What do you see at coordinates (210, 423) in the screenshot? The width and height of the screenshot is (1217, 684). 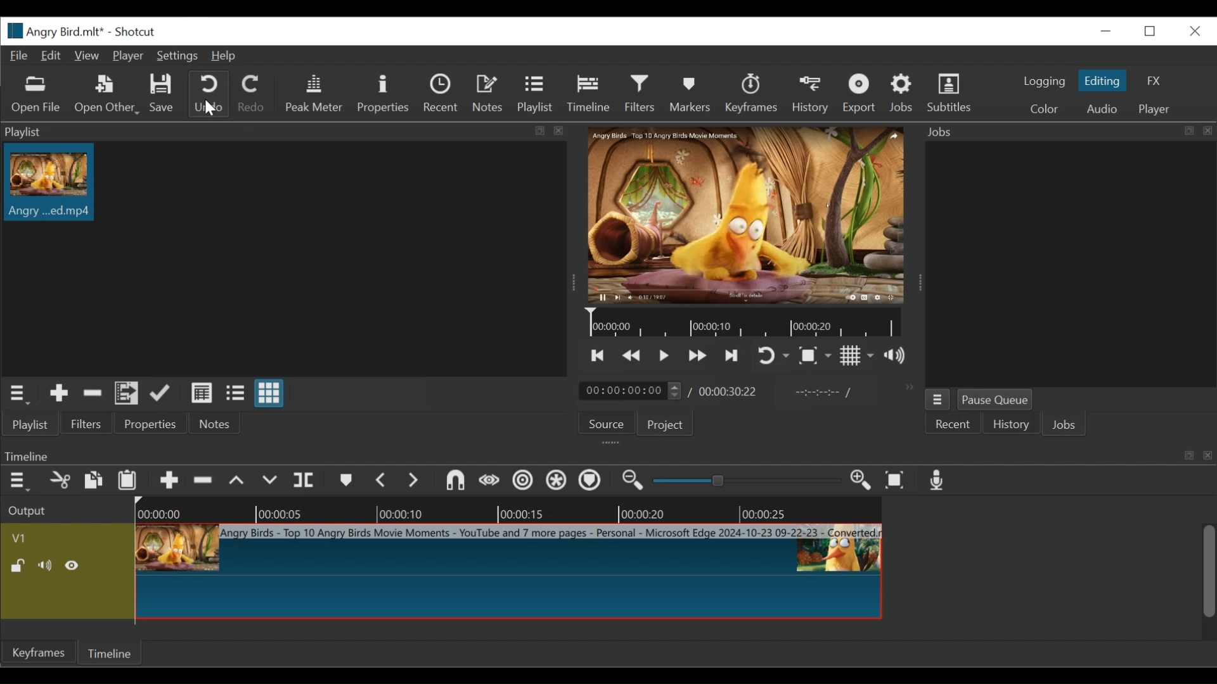 I see `Notes` at bounding box center [210, 423].